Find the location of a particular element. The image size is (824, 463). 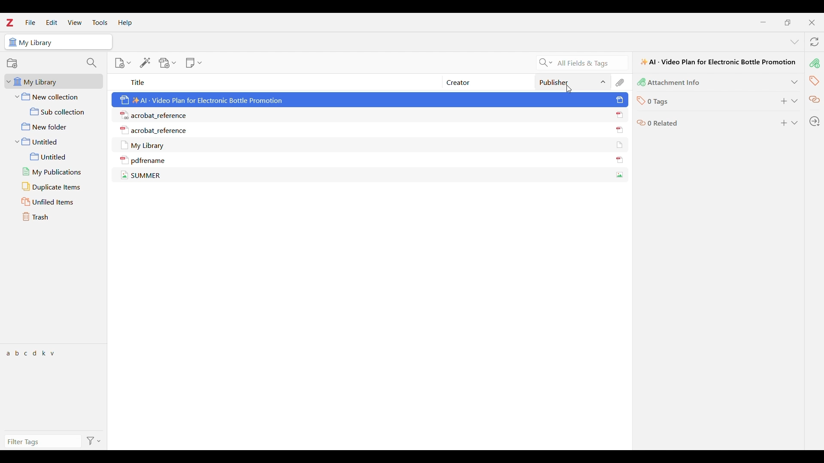

Search criteria options is located at coordinates (546, 63).